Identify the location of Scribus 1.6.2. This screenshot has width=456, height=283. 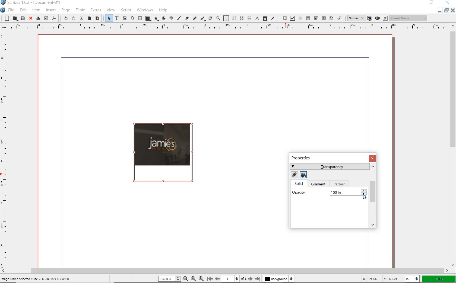
(32, 3).